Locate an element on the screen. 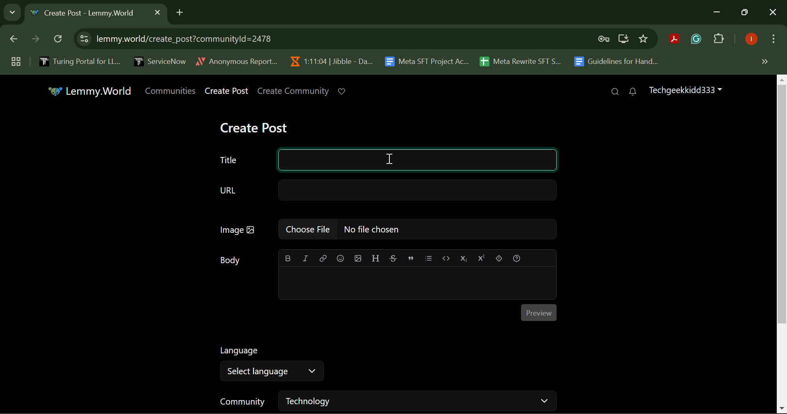  Verify Security  is located at coordinates (605, 39).